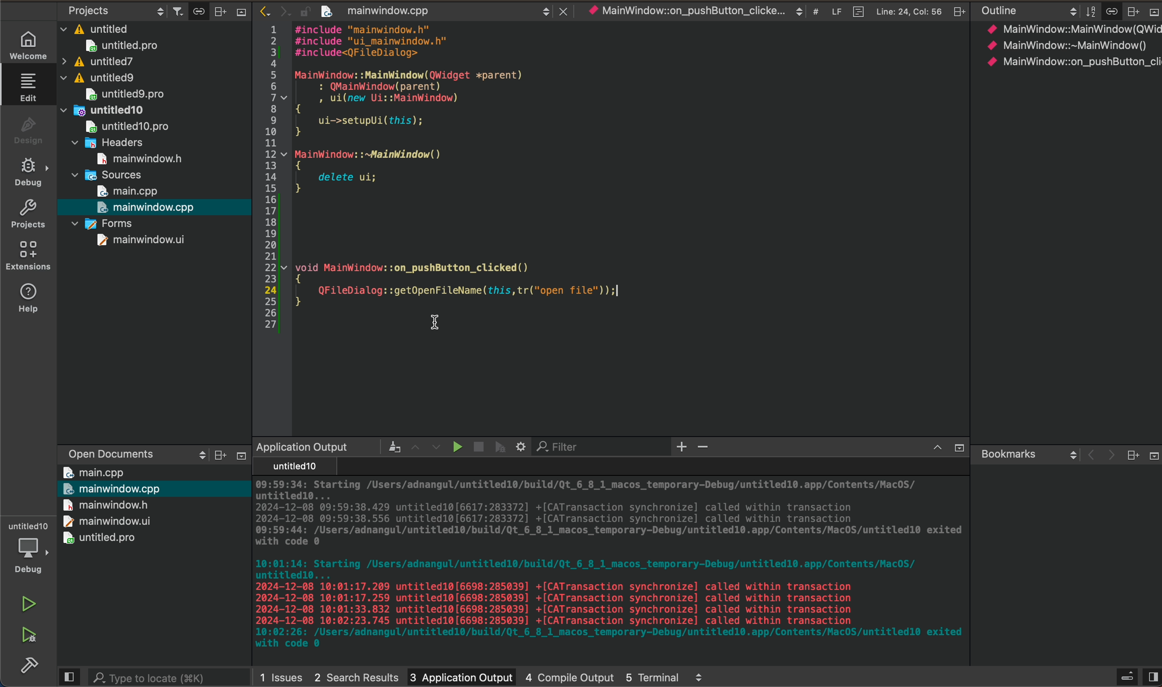 This screenshot has width=1162, height=687. Describe the element at coordinates (129, 191) in the screenshot. I see `main.cpp` at that location.